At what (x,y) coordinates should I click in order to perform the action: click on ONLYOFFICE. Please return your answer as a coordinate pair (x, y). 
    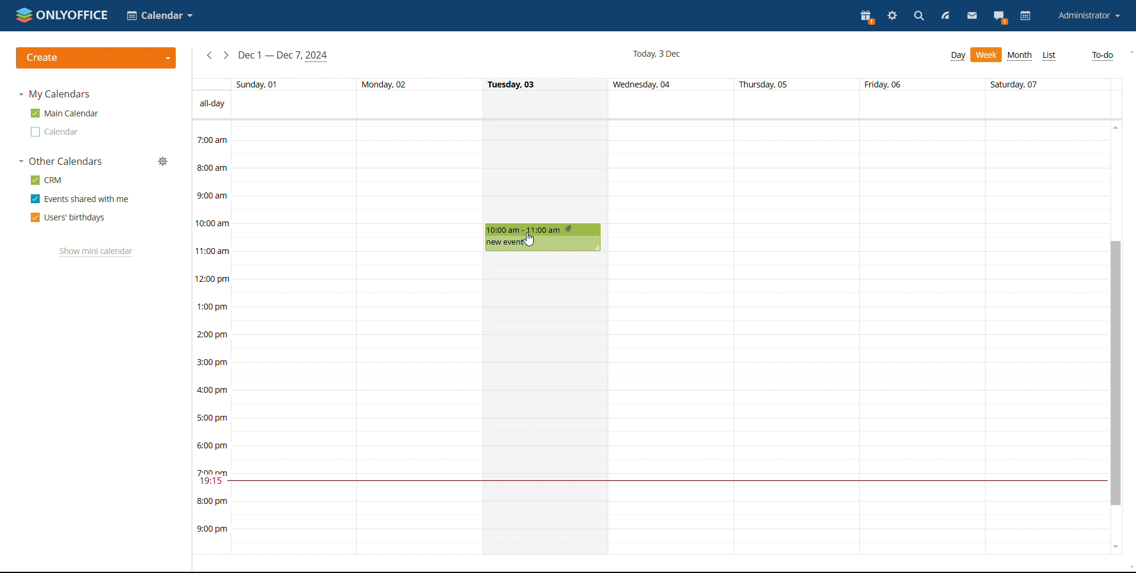
    Looking at the image, I should click on (61, 14).